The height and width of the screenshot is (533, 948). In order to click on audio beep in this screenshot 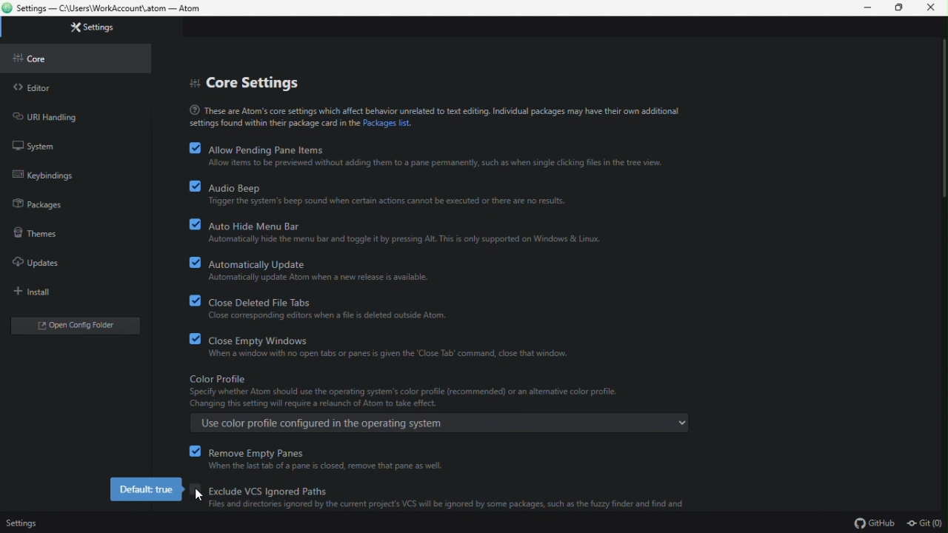, I will do `click(447, 194)`.